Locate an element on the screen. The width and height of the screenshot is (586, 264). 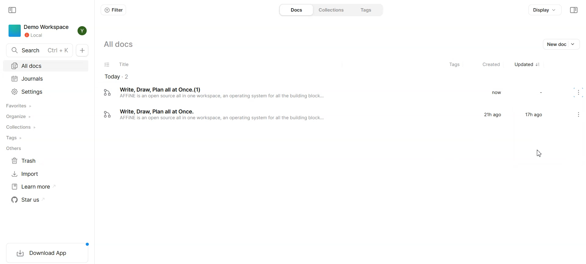
Write, Draw, Plan all at Once. (1) a
AFFINE is an open source all in one workspace, an operating system for all the building block. is located at coordinates (324, 95).